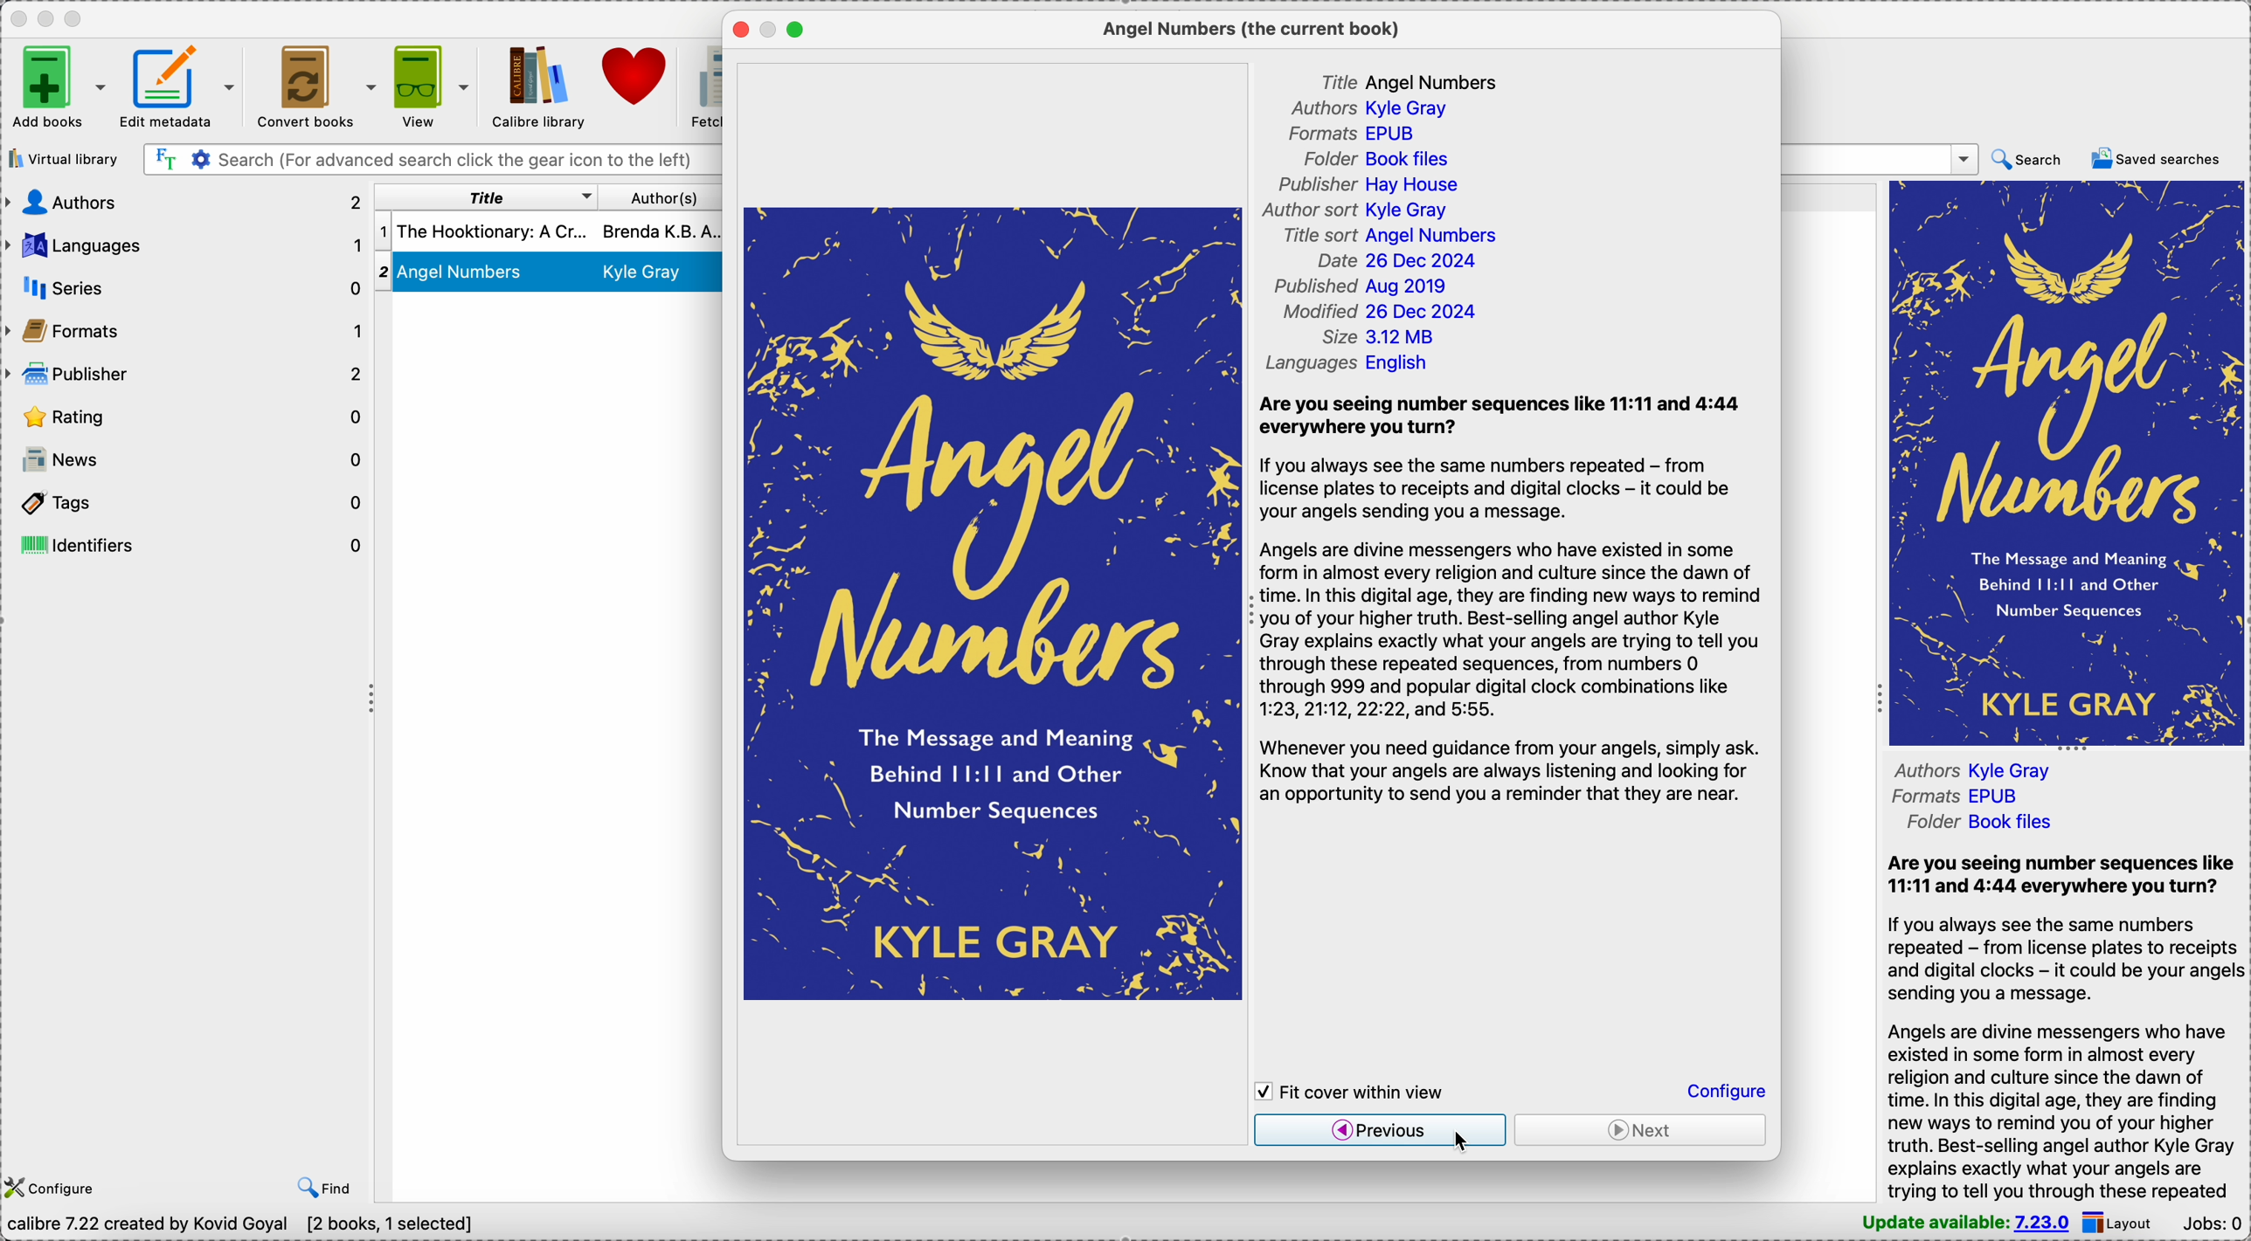 This screenshot has width=2251, height=1241. I want to click on folder, so click(1976, 822).